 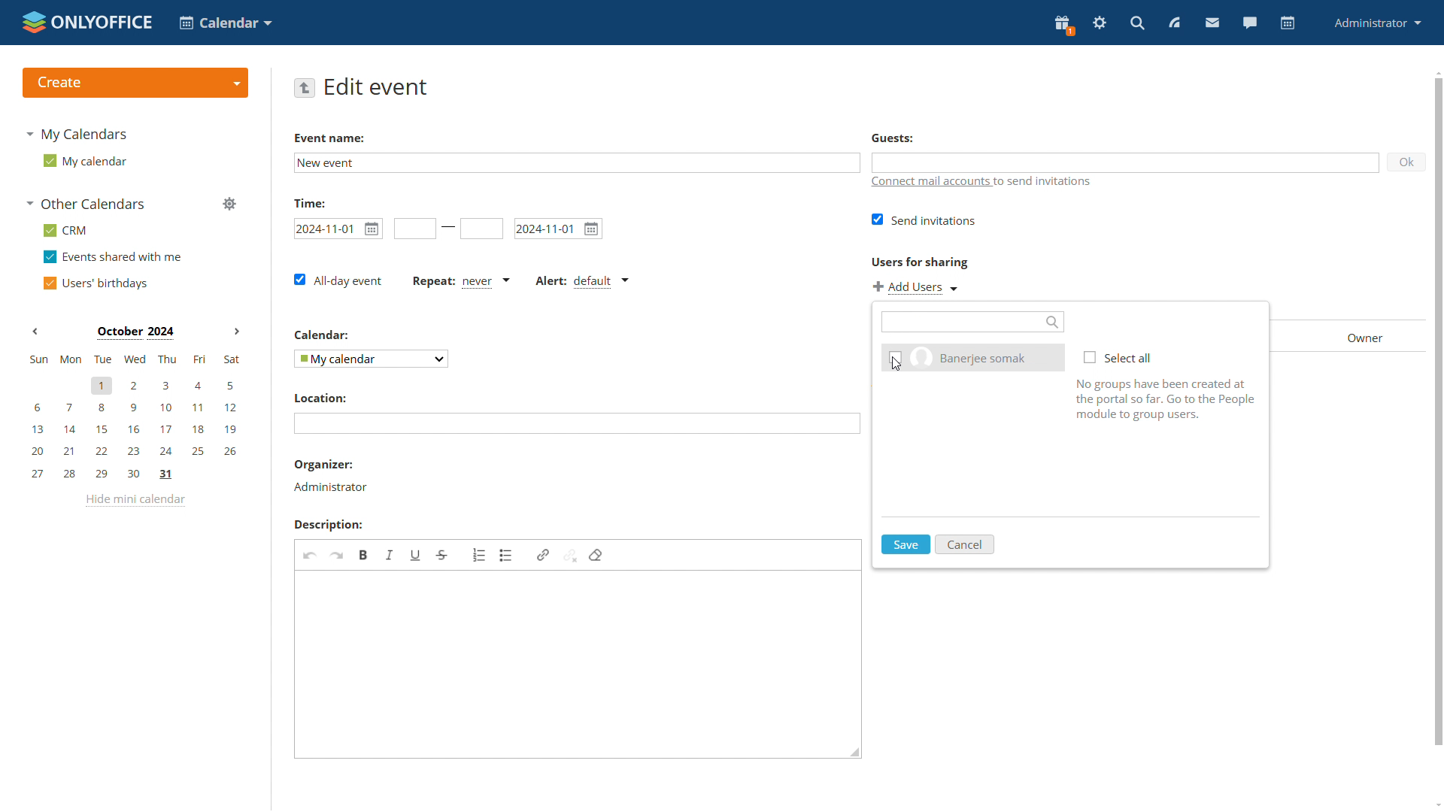 I want to click on start date, so click(x=336, y=229).